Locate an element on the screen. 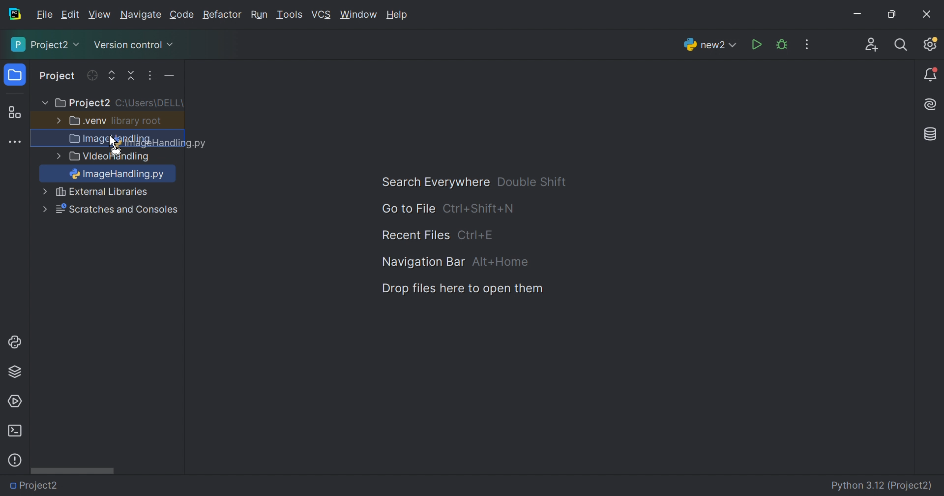  Project2 is located at coordinates (82, 103).